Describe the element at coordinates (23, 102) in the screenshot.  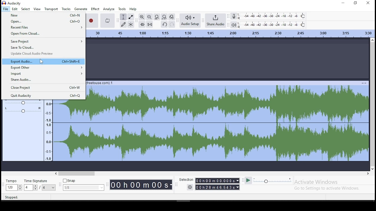
I see `volume` at that location.